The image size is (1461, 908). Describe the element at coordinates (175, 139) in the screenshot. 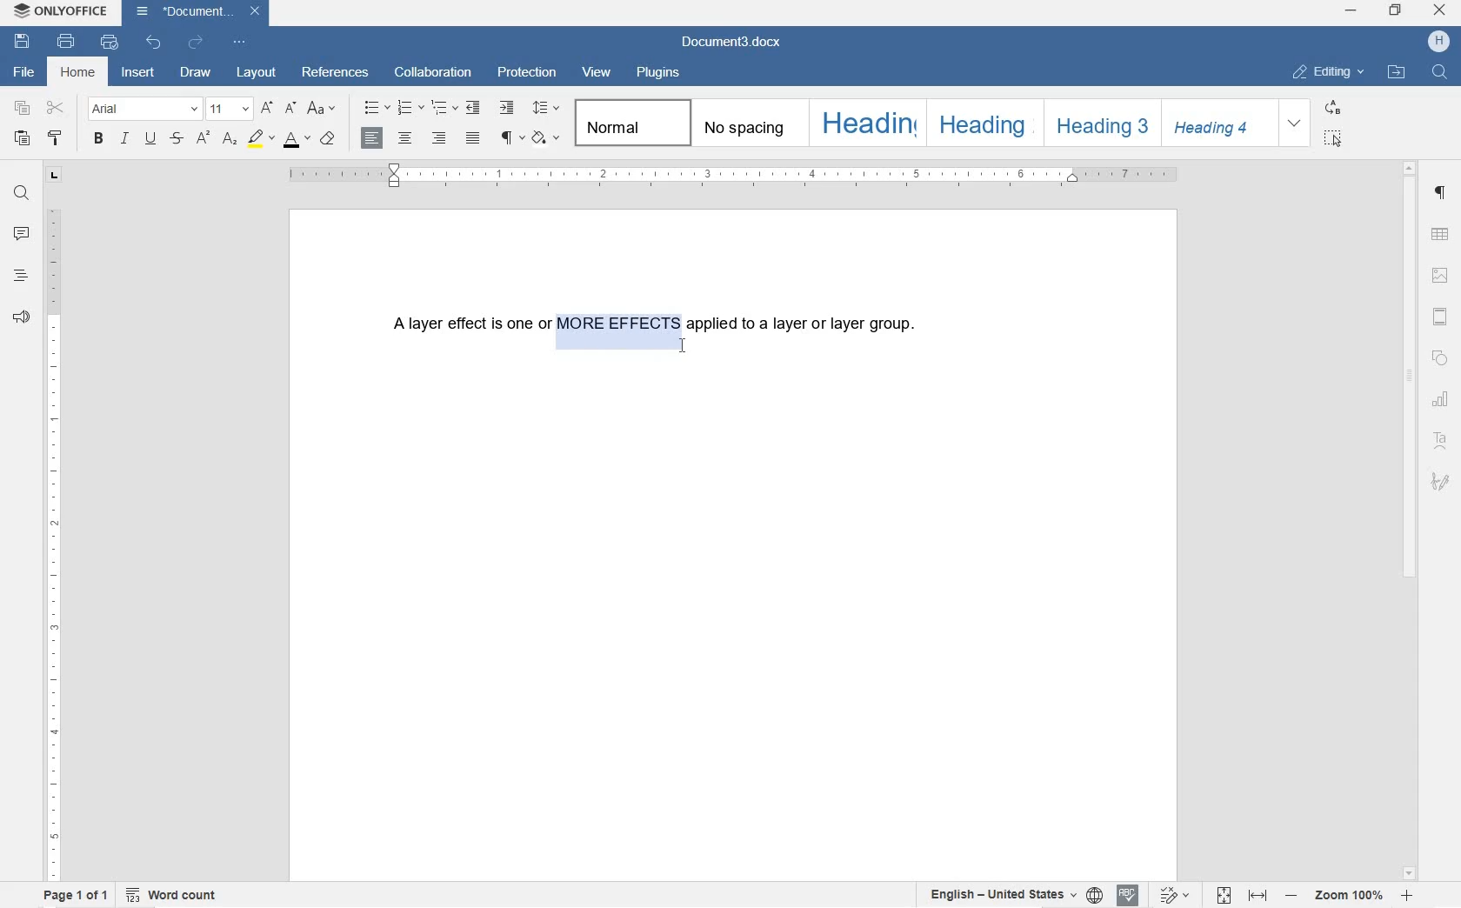

I see `STRIKETHROUGH` at that location.